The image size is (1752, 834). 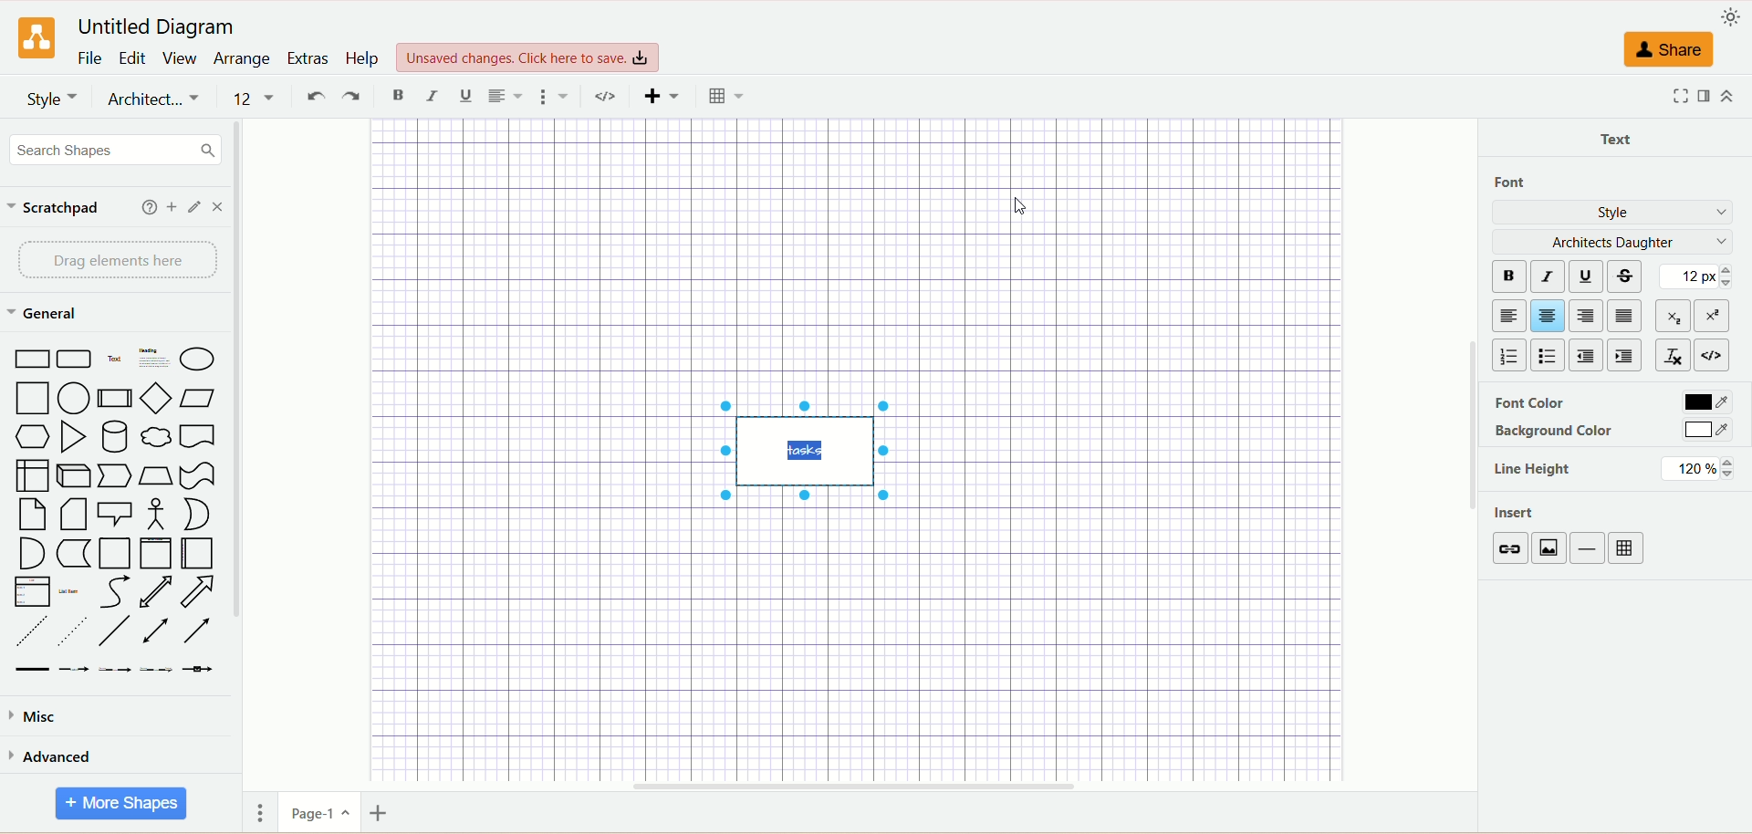 What do you see at coordinates (1590, 276) in the screenshot?
I see `underline` at bounding box center [1590, 276].